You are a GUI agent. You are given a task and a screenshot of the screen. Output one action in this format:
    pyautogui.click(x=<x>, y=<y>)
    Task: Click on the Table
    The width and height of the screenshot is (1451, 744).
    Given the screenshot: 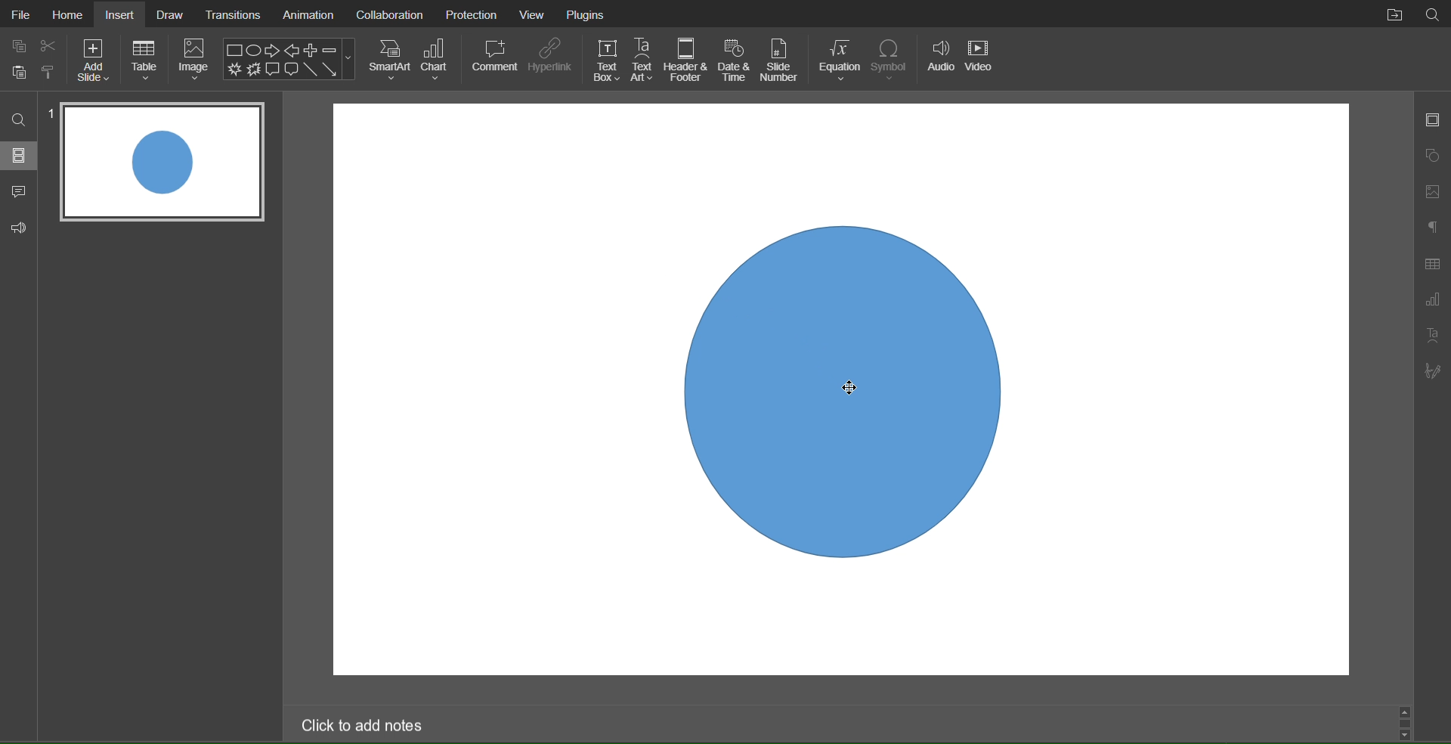 What is the action you would take?
    pyautogui.click(x=146, y=59)
    